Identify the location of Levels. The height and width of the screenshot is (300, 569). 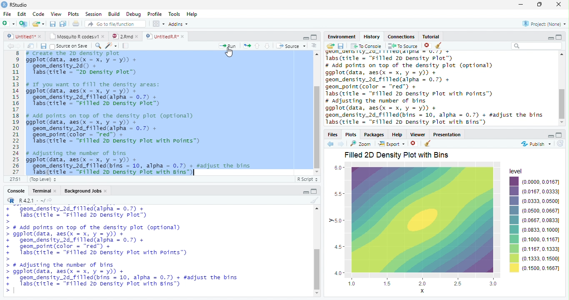
(514, 225).